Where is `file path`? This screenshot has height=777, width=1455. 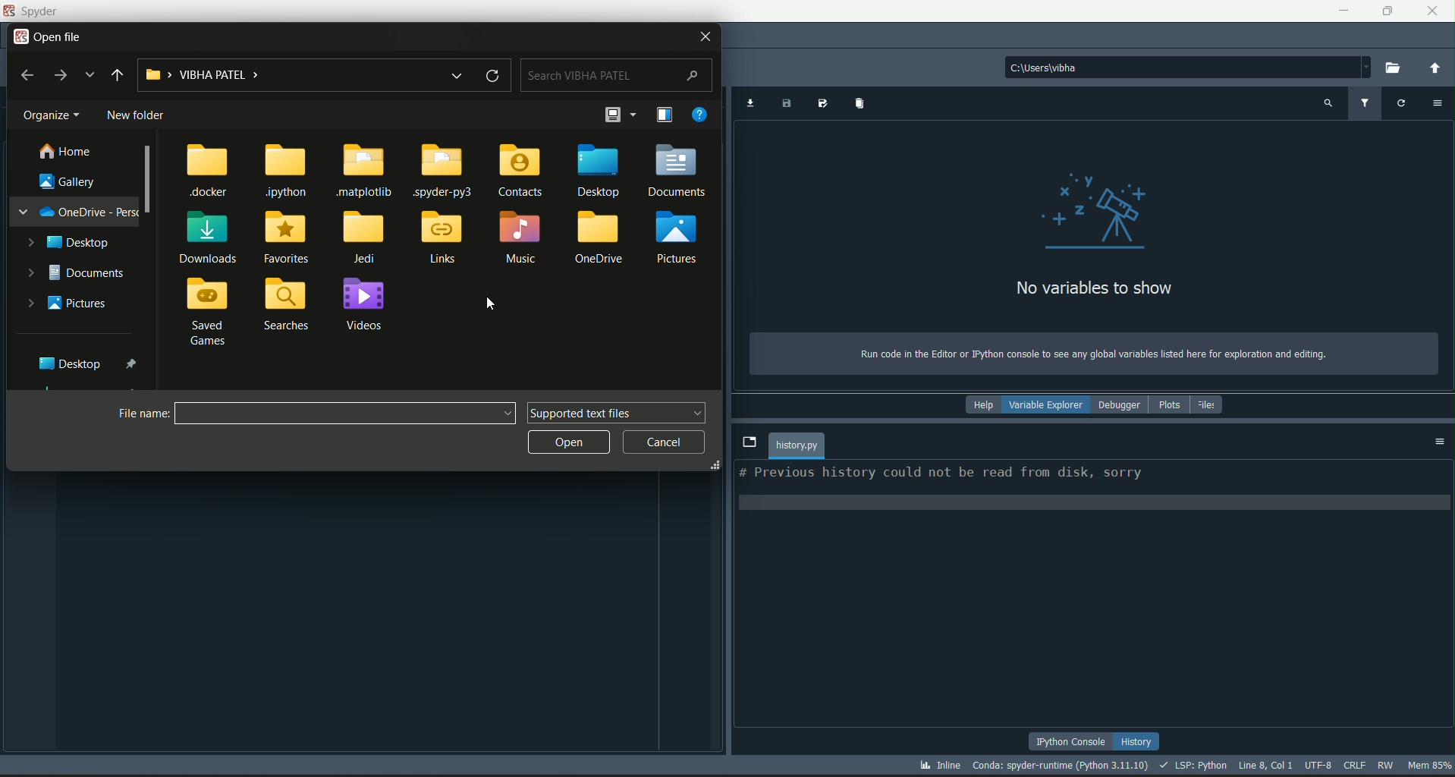
file path is located at coordinates (1189, 66).